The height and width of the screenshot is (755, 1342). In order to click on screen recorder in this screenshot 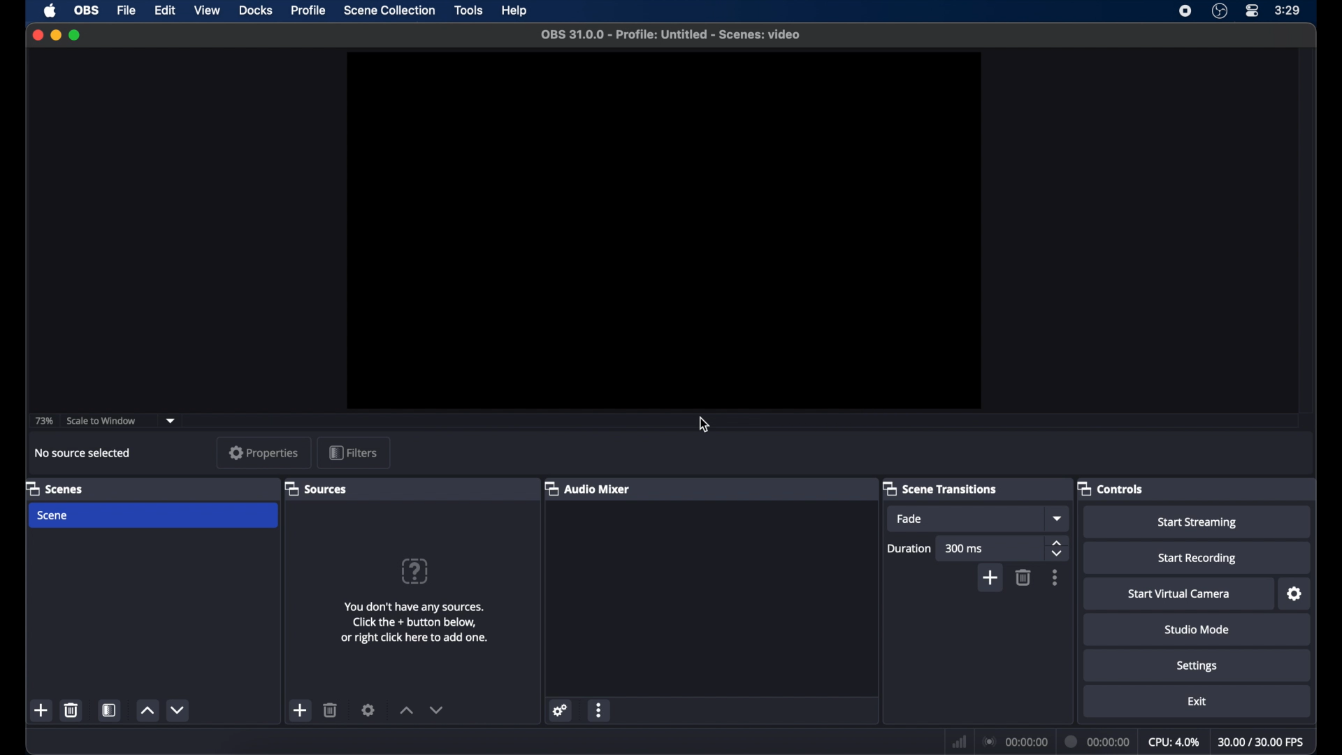, I will do `click(1185, 11)`.